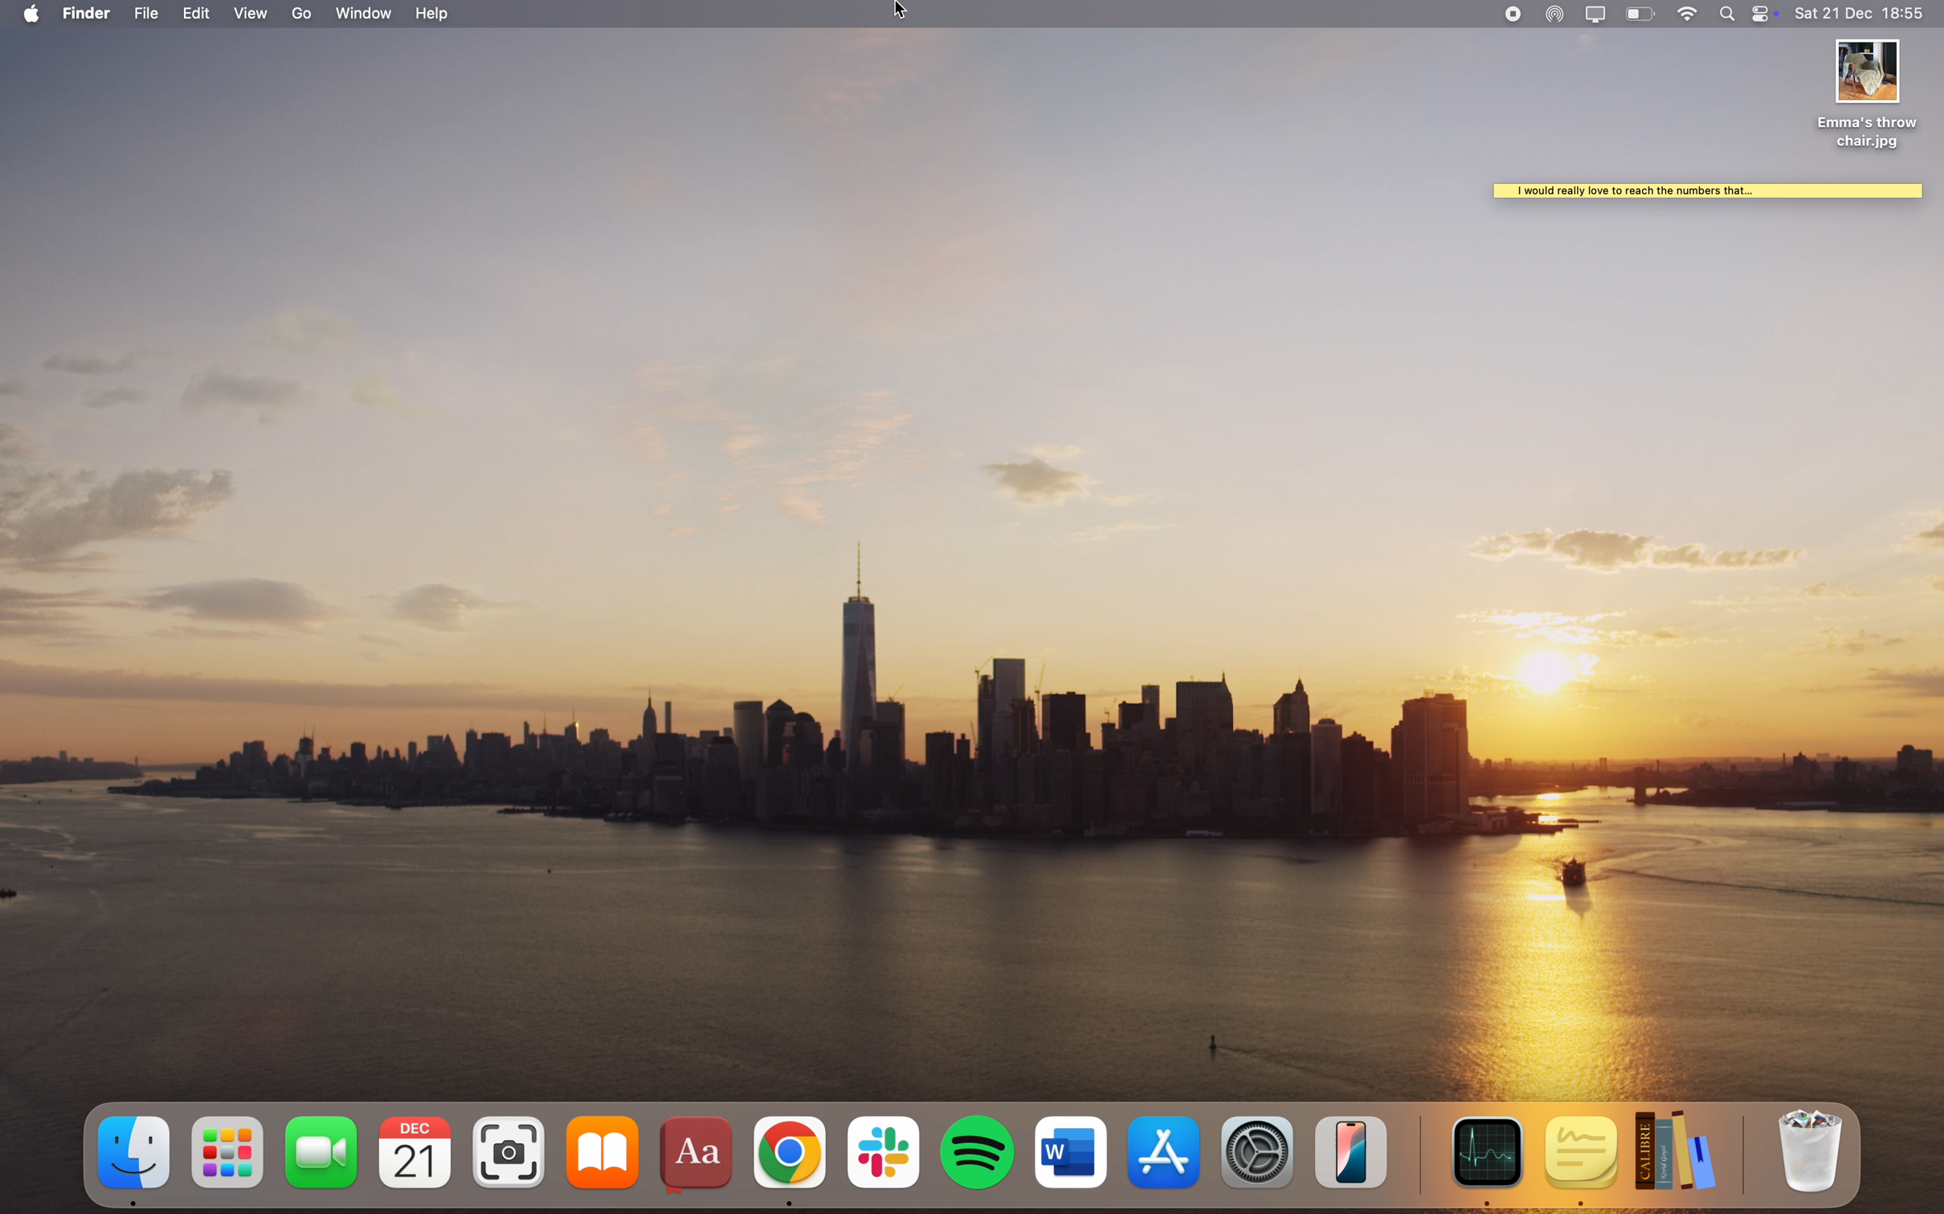  I want to click on dictionary, so click(696, 1163).